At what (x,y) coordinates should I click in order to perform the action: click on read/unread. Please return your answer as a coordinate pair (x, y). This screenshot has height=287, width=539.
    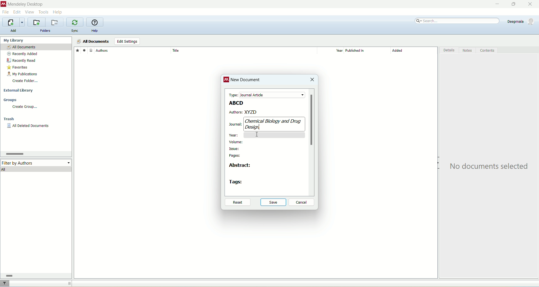
    Looking at the image, I should click on (83, 50).